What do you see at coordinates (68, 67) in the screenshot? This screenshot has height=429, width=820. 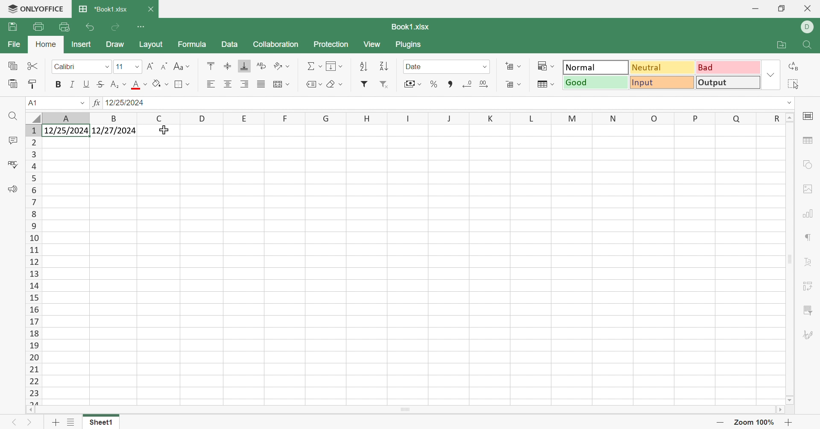 I see `Calibri` at bounding box center [68, 67].